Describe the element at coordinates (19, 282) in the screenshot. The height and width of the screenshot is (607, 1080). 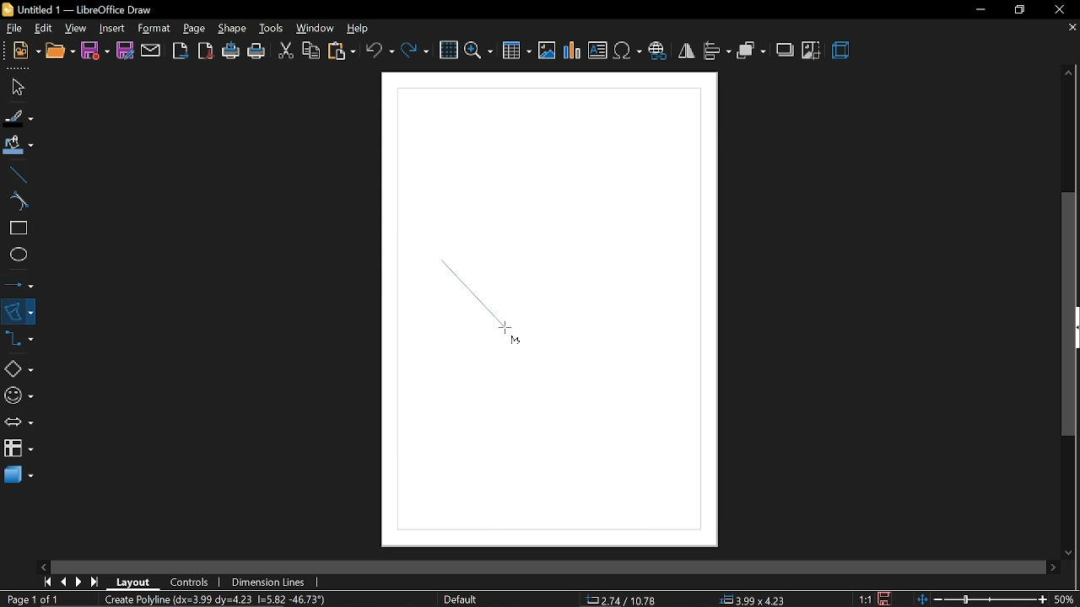
I see `lines and arrows` at that location.